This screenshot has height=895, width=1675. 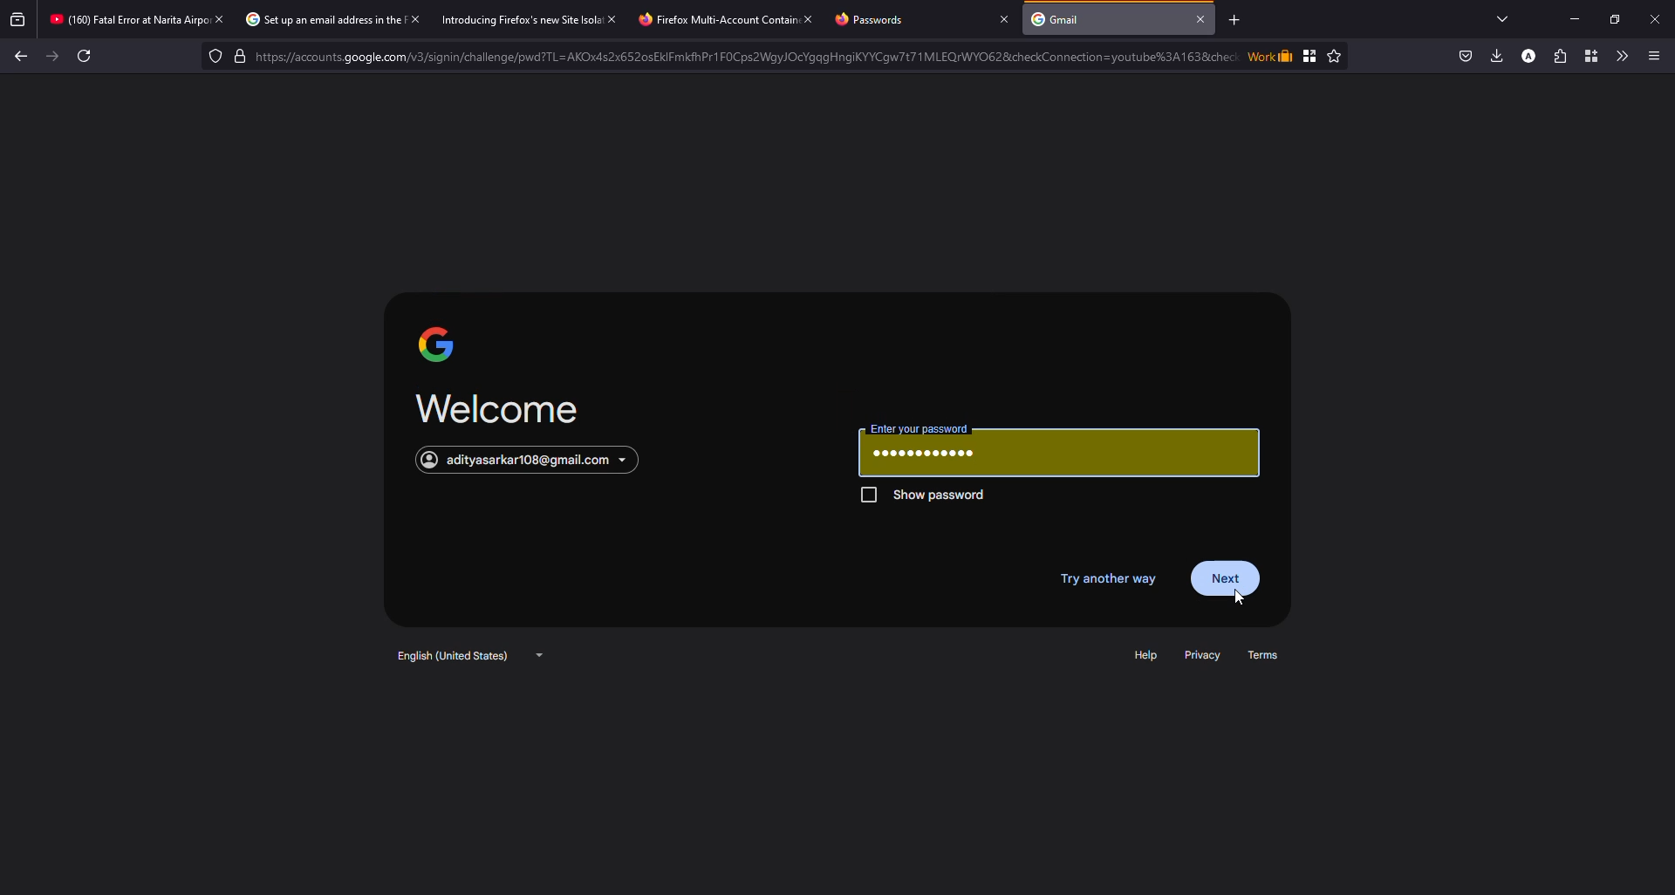 I want to click on try another way, so click(x=1110, y=581).